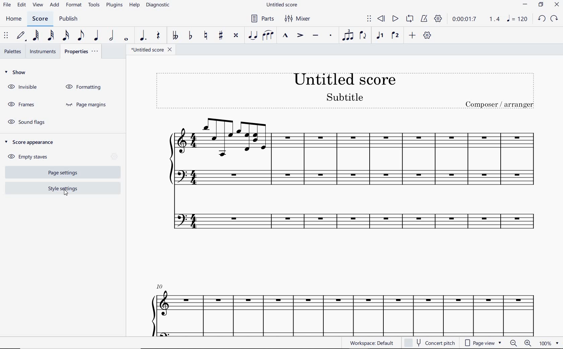  I want to click on FILE NAME, so click(281, 5).